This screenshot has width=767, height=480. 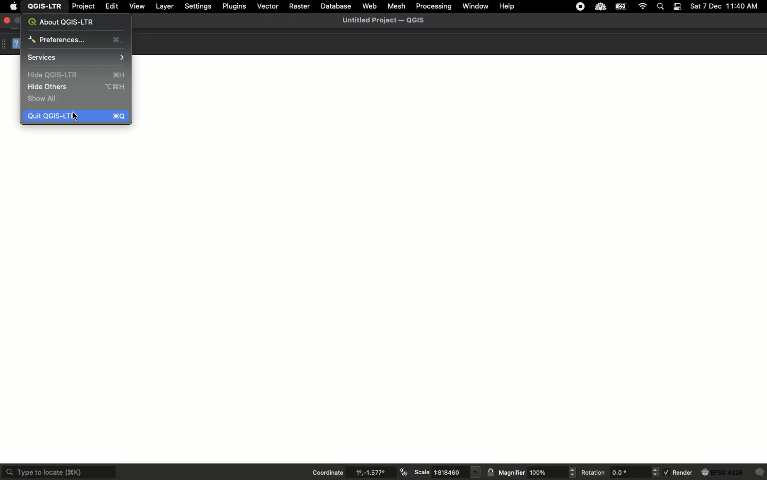 What do you see at coordinates (60, 471) in the screenshot?
I see `Type to locate` at bounding box center [60, 471].